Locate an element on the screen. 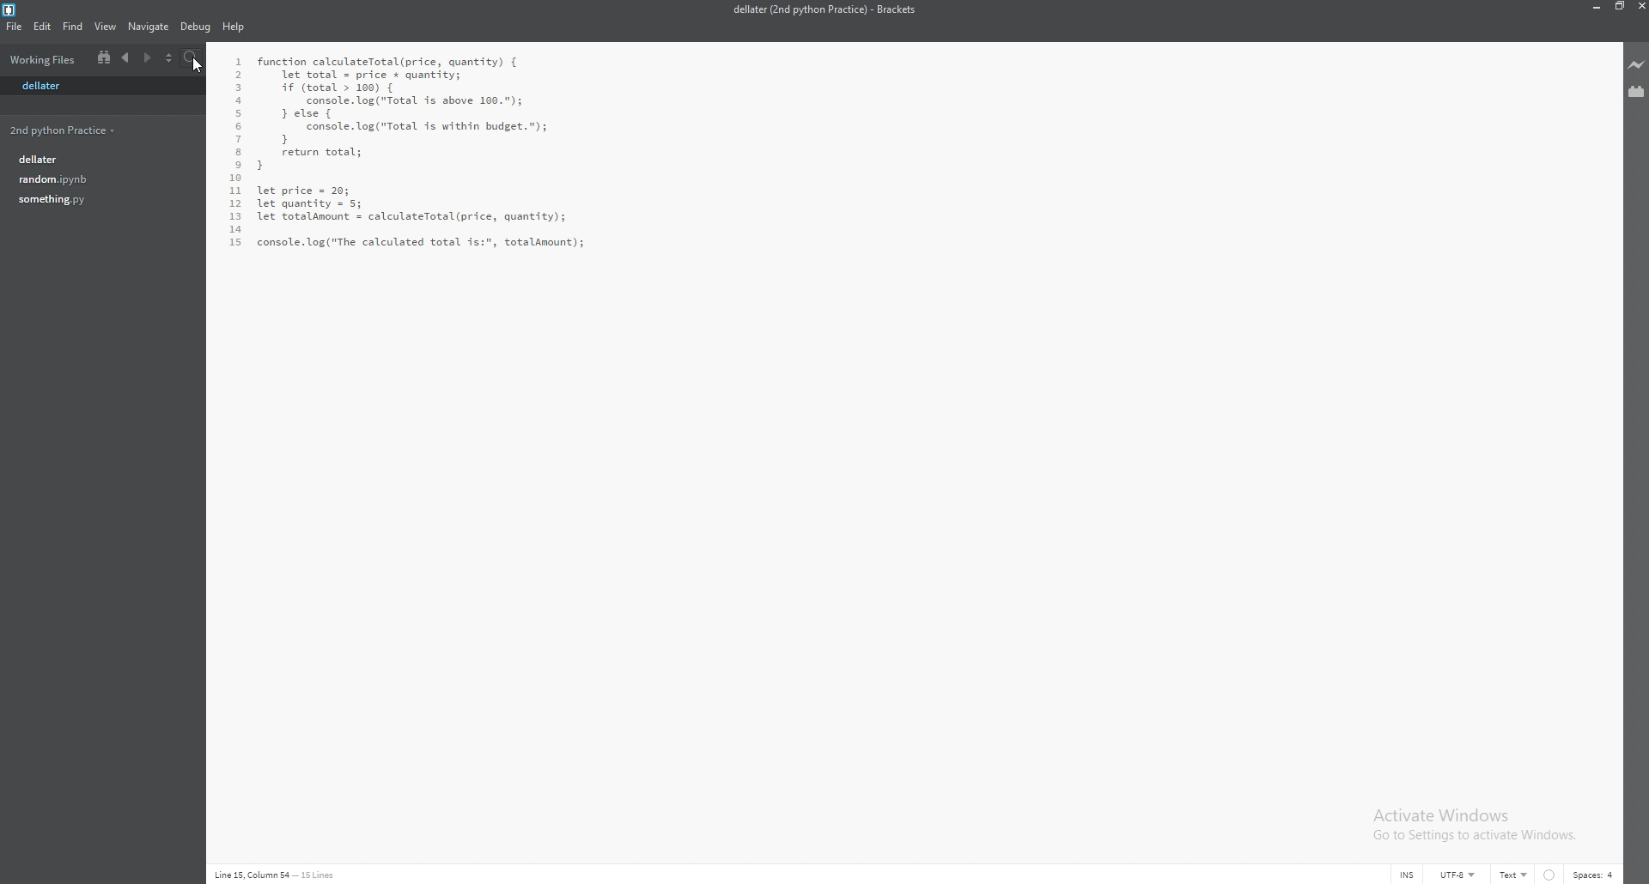 The width and height of the screenshot is (1649, 884). random.ipynb is located at coordinates (99, 180).